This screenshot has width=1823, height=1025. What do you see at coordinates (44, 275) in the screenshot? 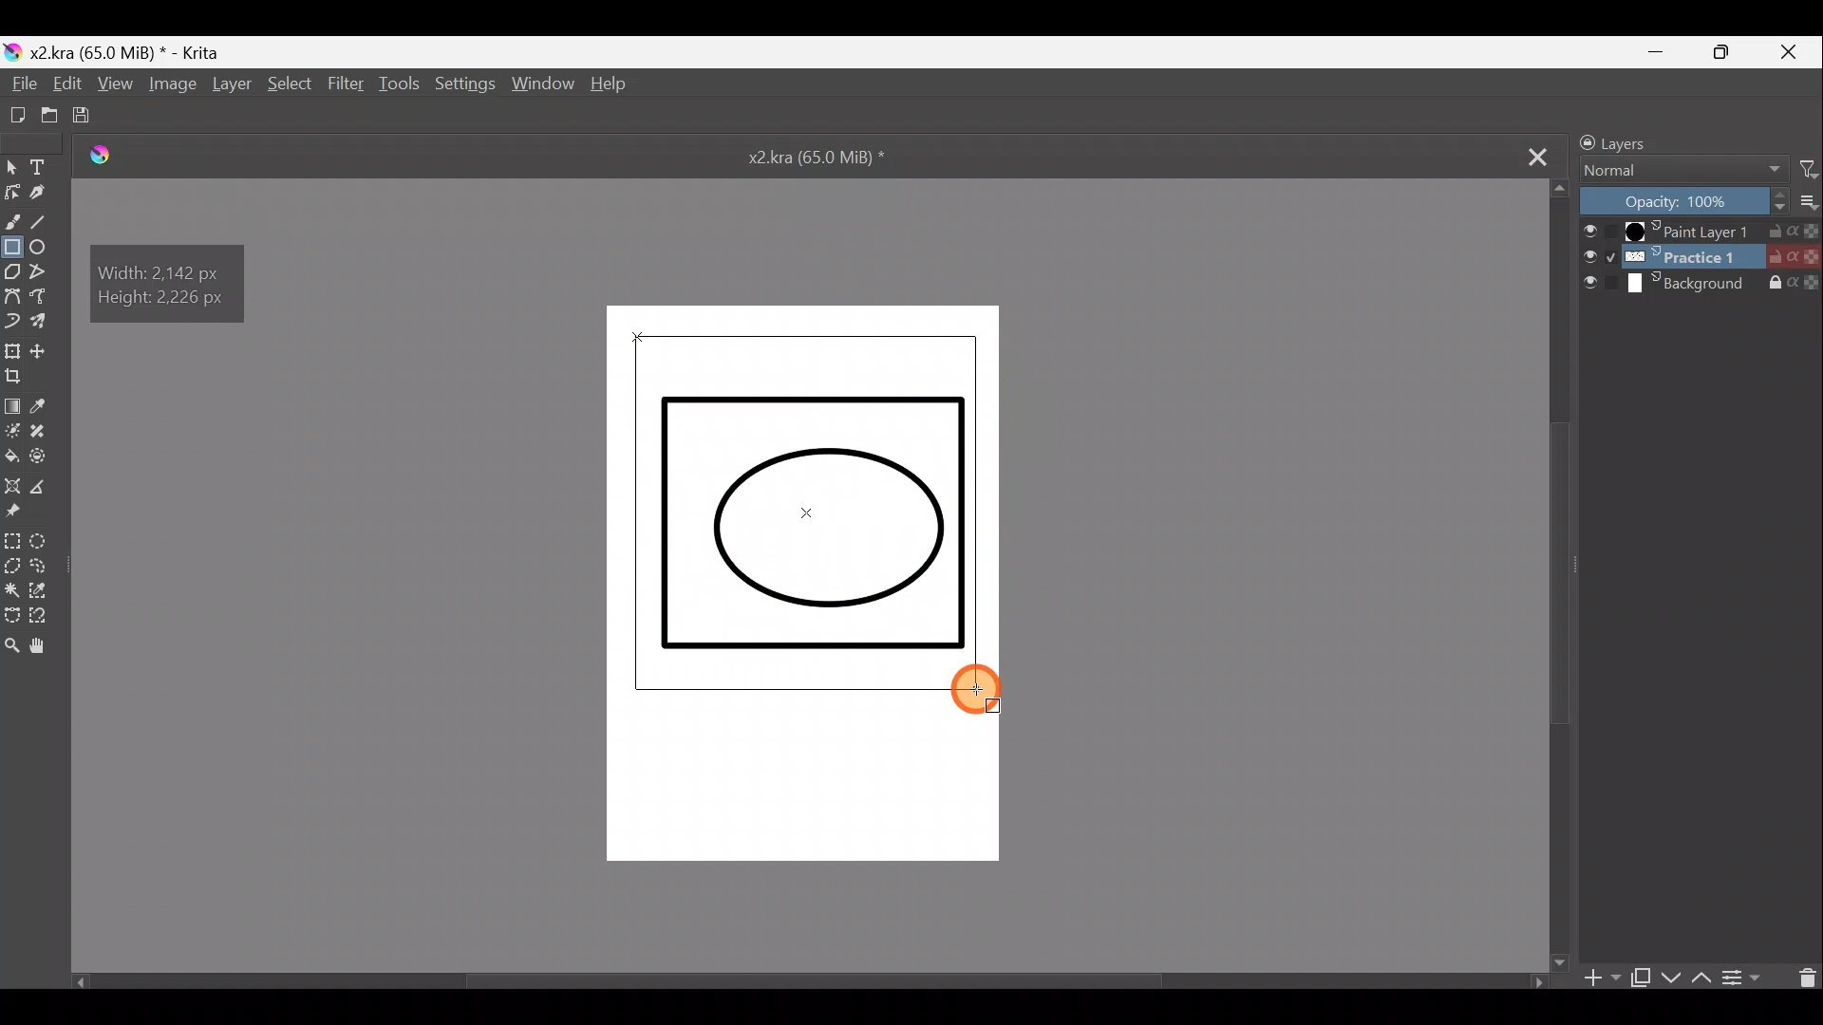
I see `Polyline tool` at bounding box center [44, 275].